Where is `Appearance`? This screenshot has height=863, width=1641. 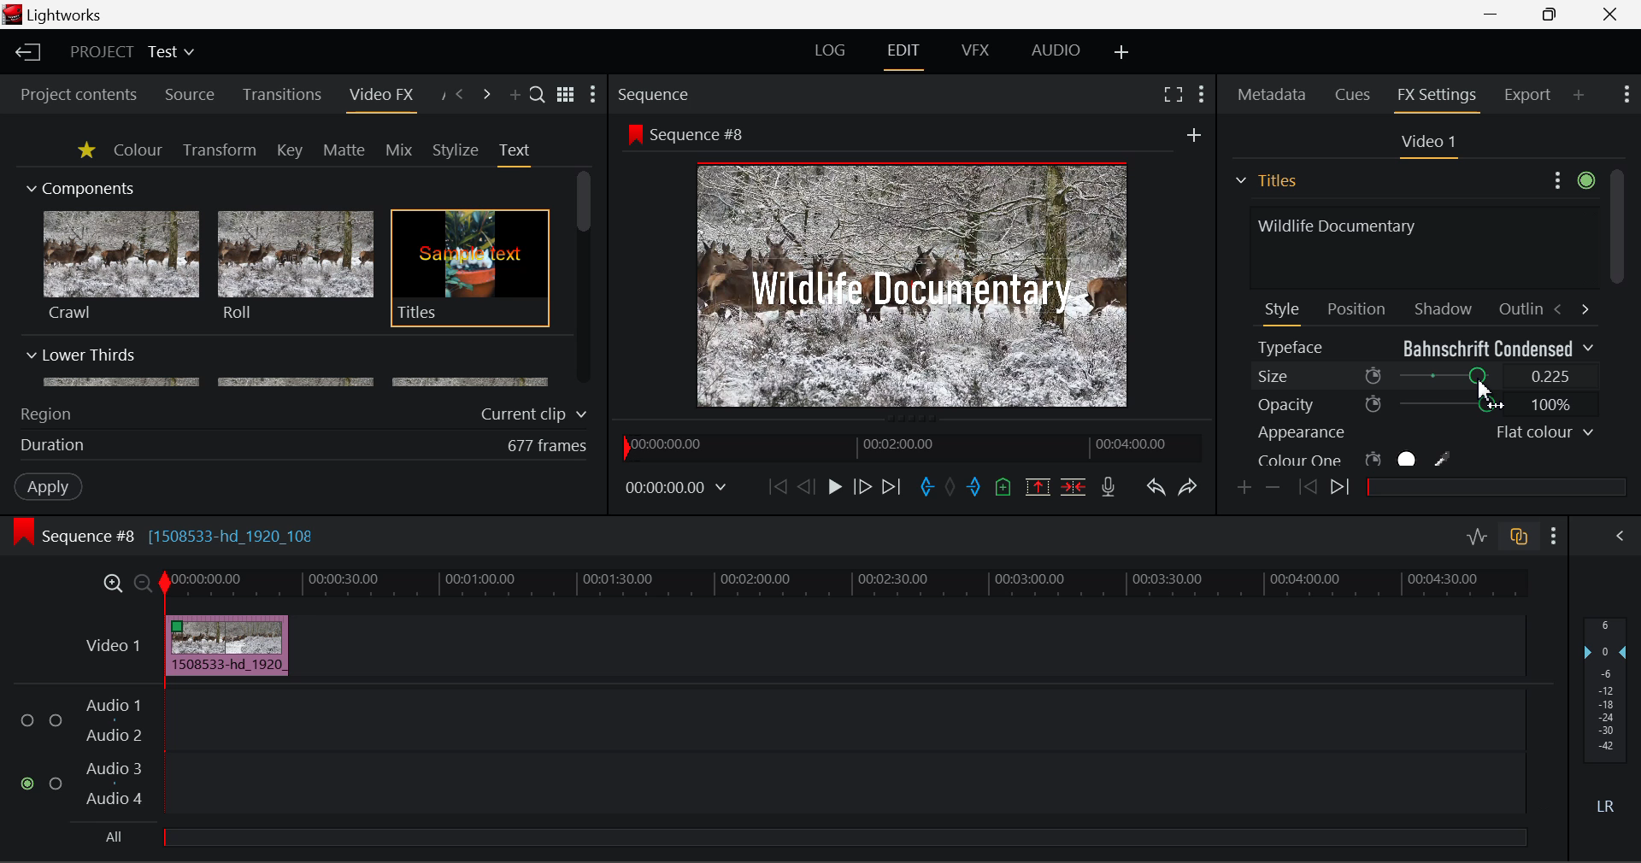 Appearance is located at coordinates (1424, 432).